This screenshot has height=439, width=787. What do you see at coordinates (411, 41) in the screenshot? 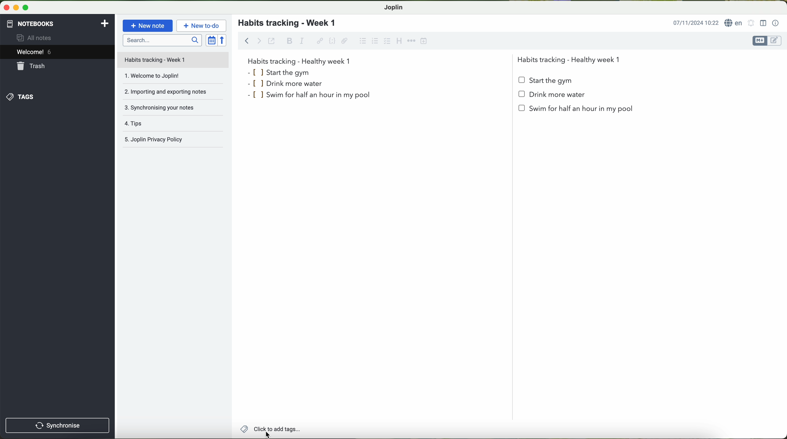
I see `horizontal rule` at bounding box center [411, 41].